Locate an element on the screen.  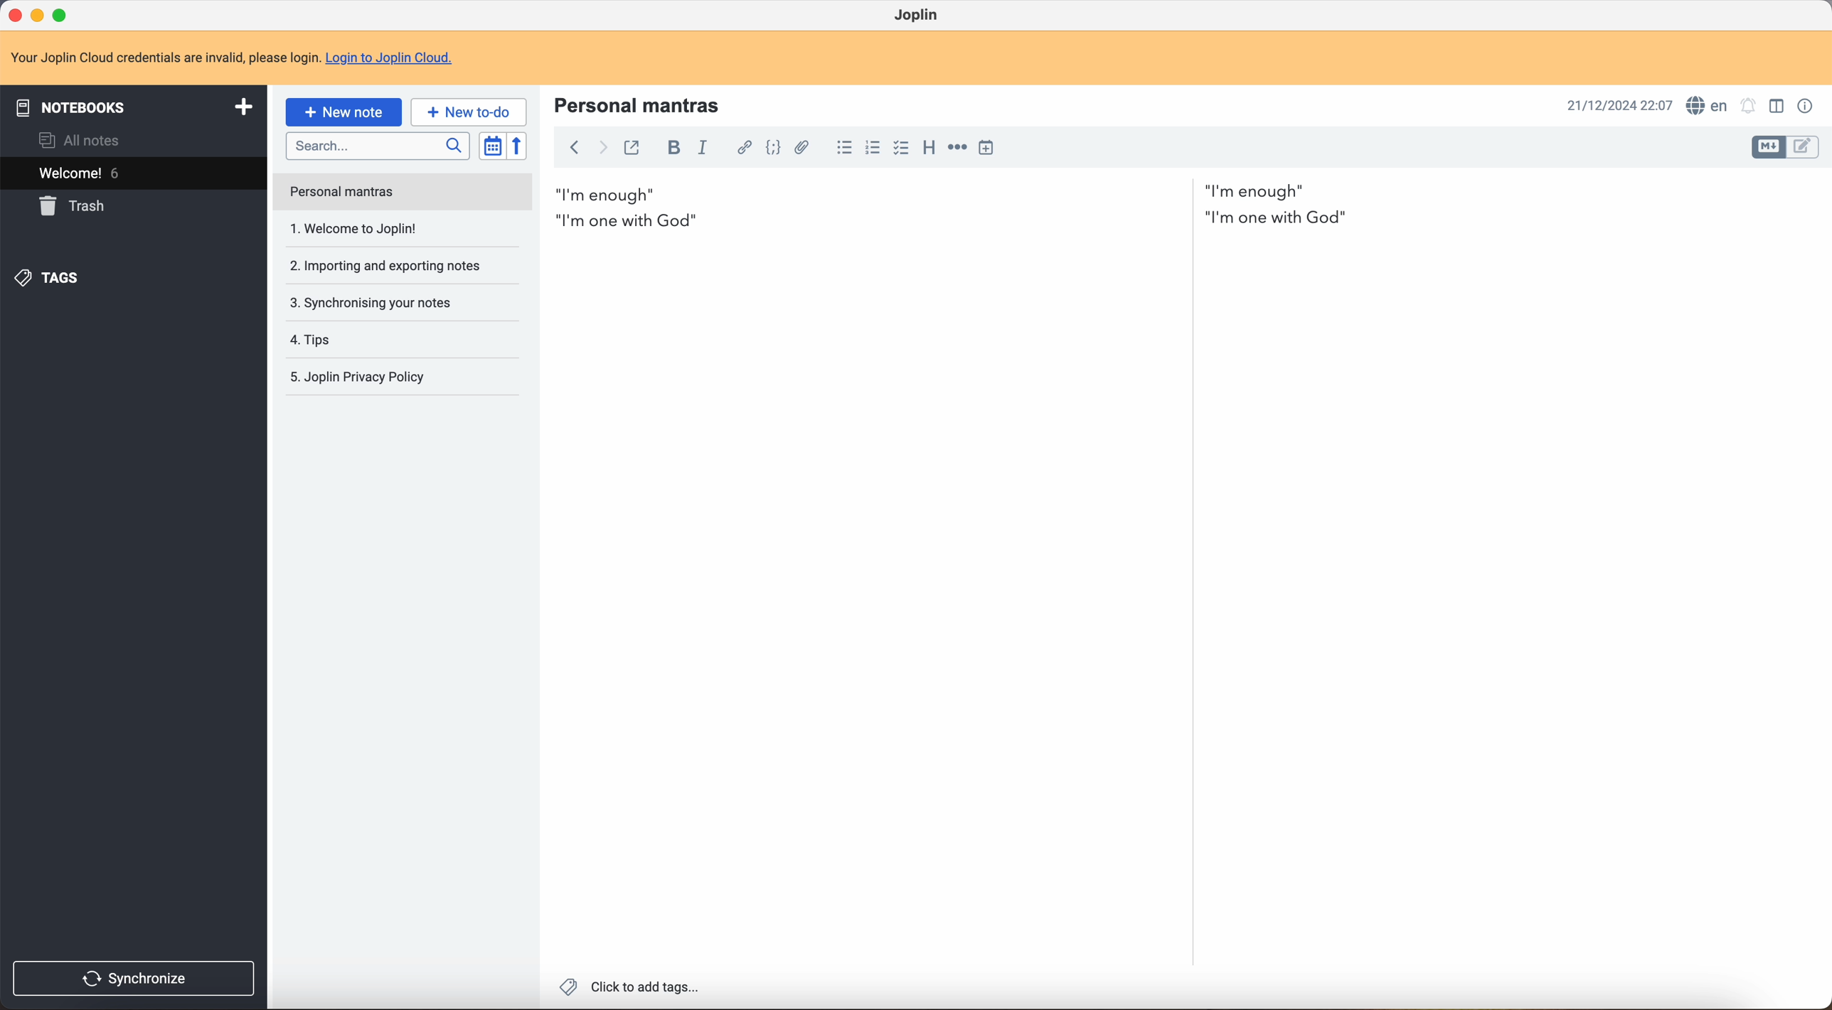
code is located at coordinates (774, 150).